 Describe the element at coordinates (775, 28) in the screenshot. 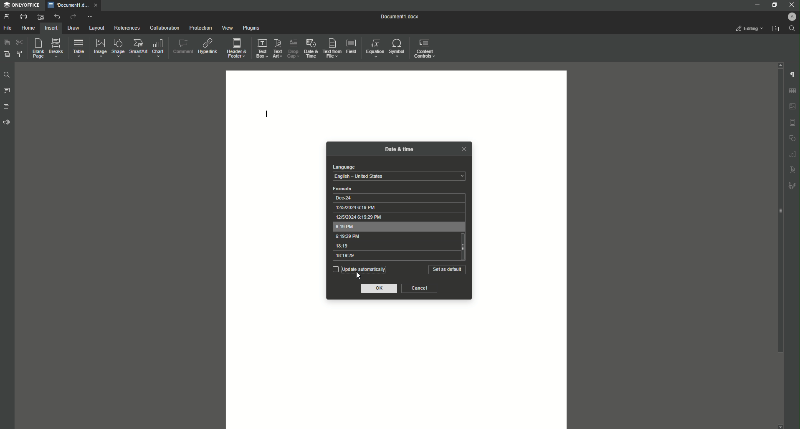

I see `Open from file` at that location.